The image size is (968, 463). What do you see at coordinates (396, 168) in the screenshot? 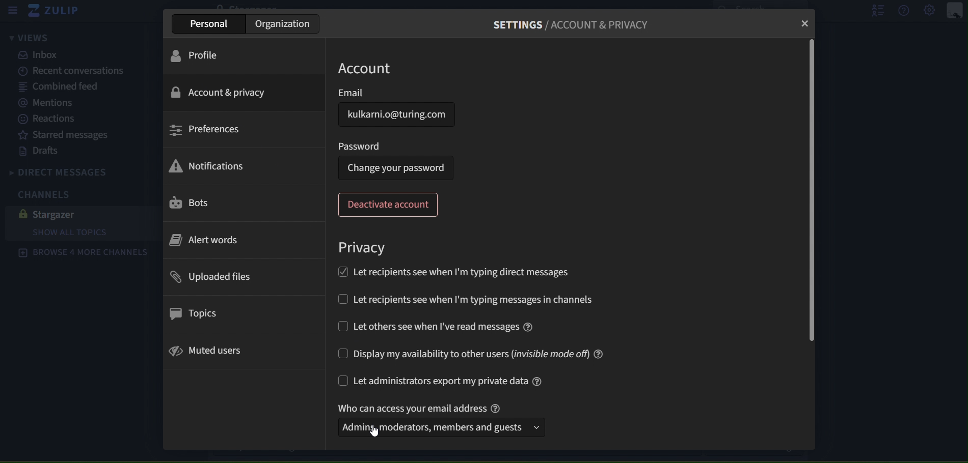
I see `change your password` at bounding box center [396, 168].